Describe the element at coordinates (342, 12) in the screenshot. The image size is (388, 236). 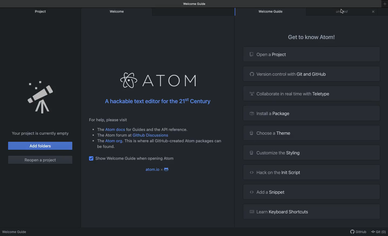
I see `Editor` at that location.